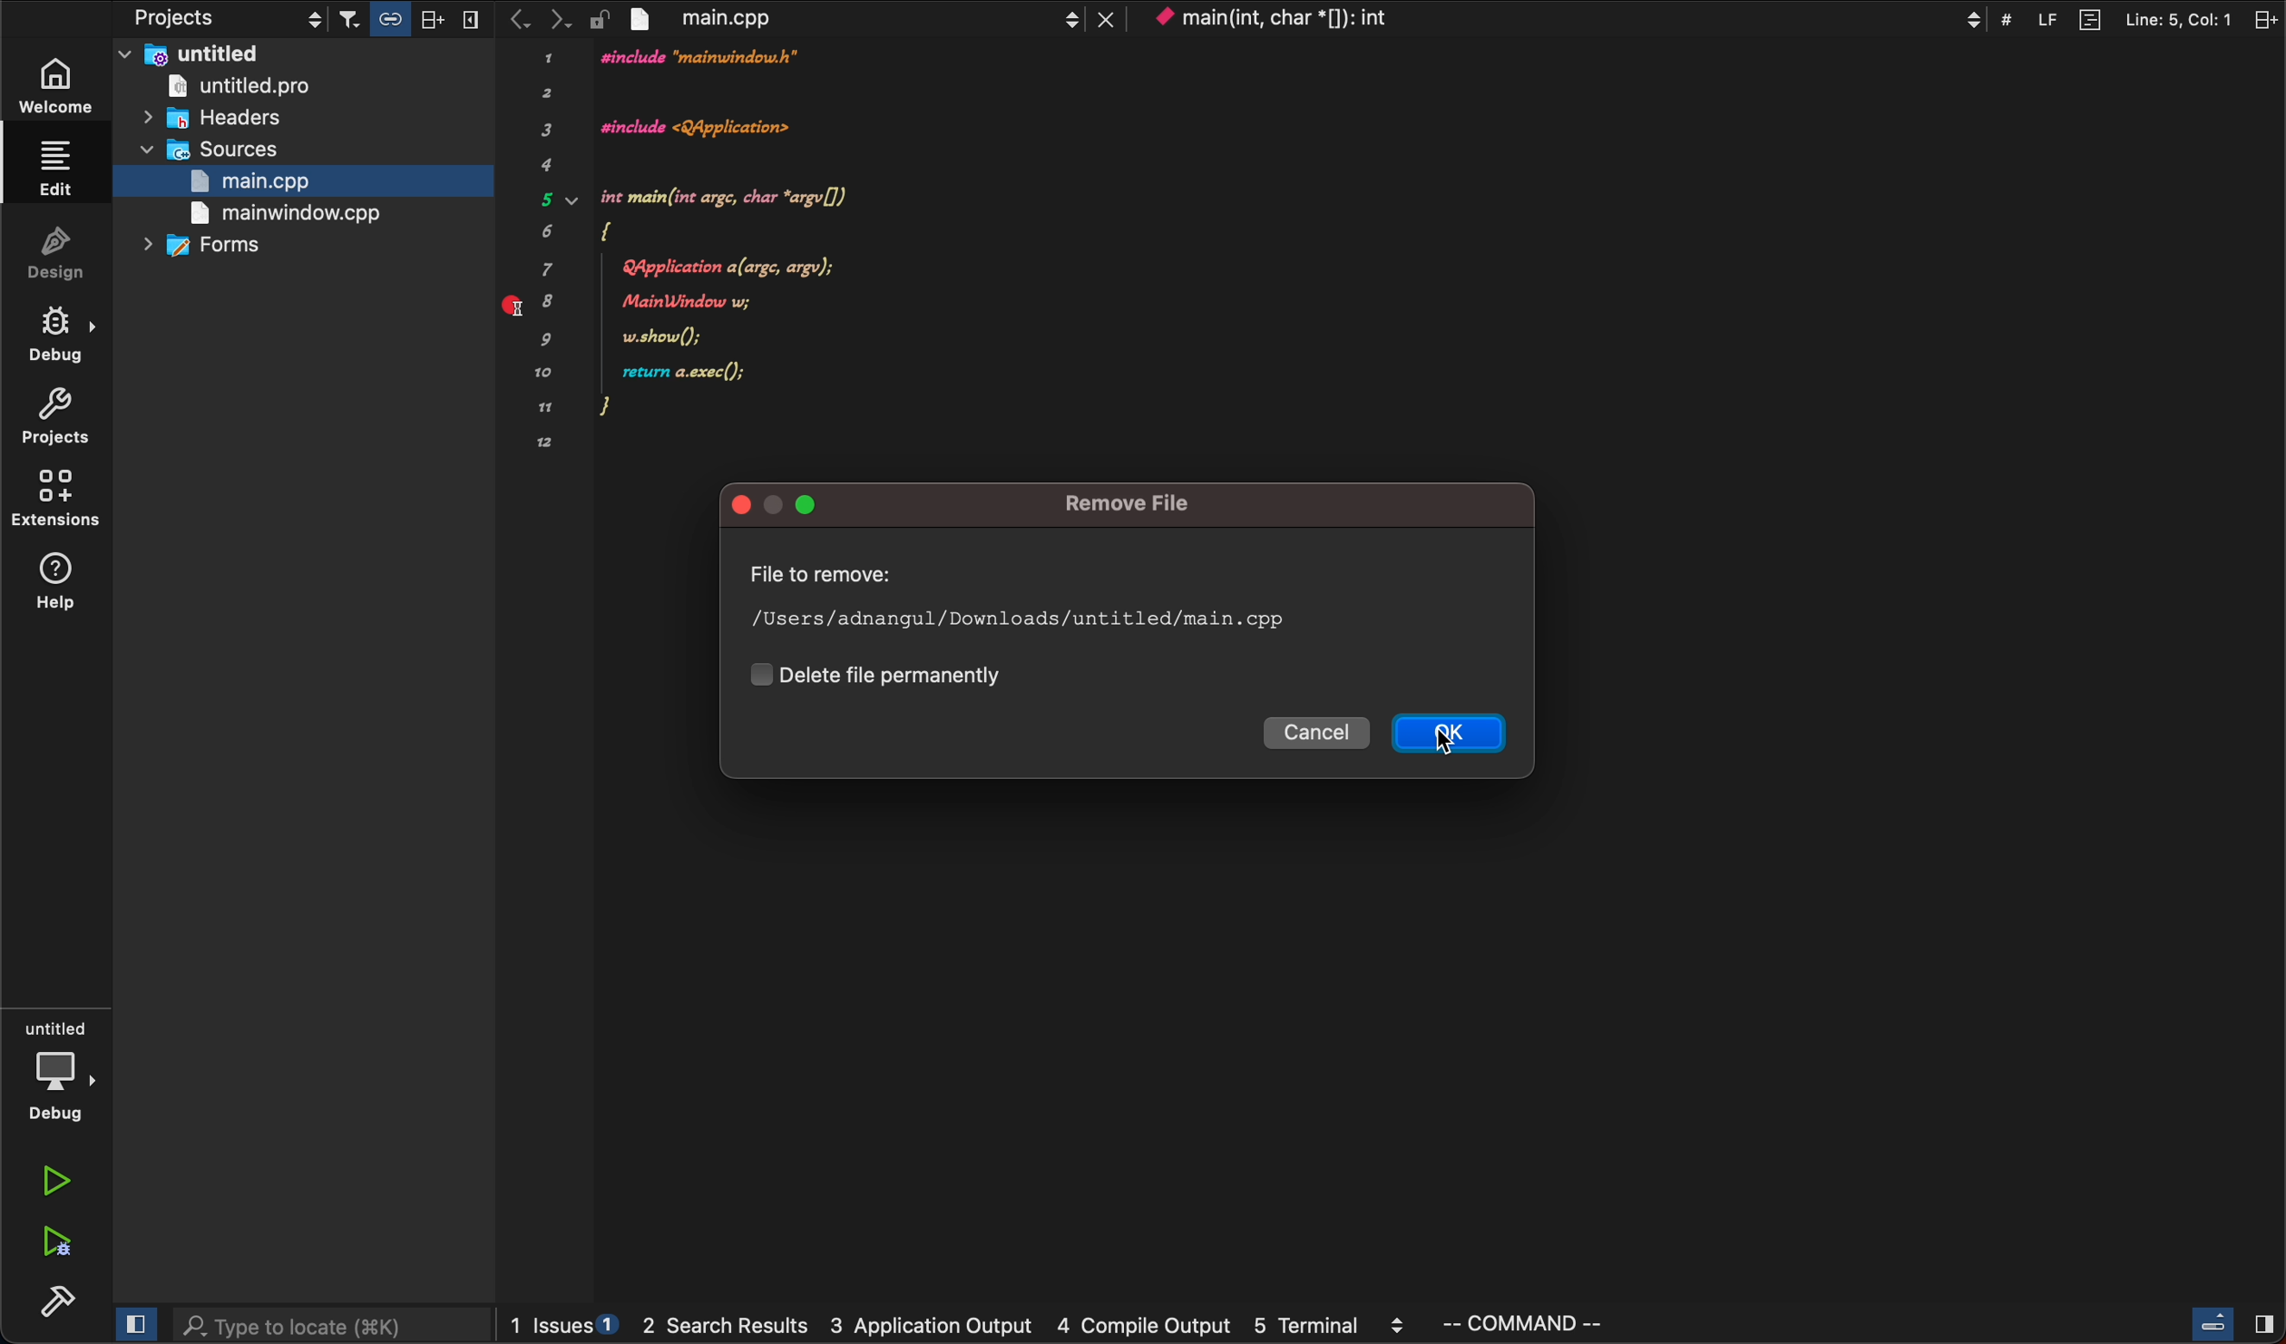  Describe the element at coordinates (262, 180) in the screenshot. I see `main>cpp` at that location.